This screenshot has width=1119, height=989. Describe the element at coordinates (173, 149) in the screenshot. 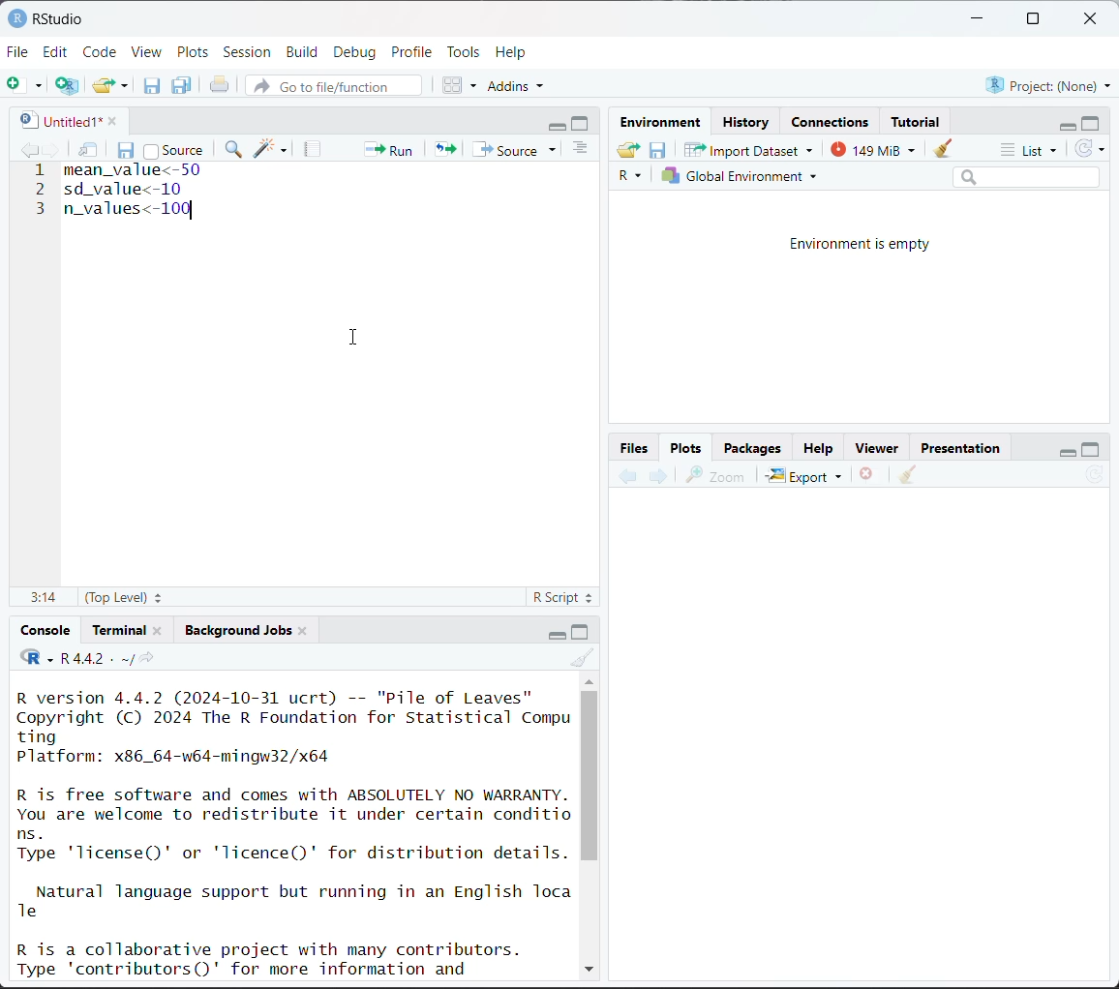

I see `source` at that location.